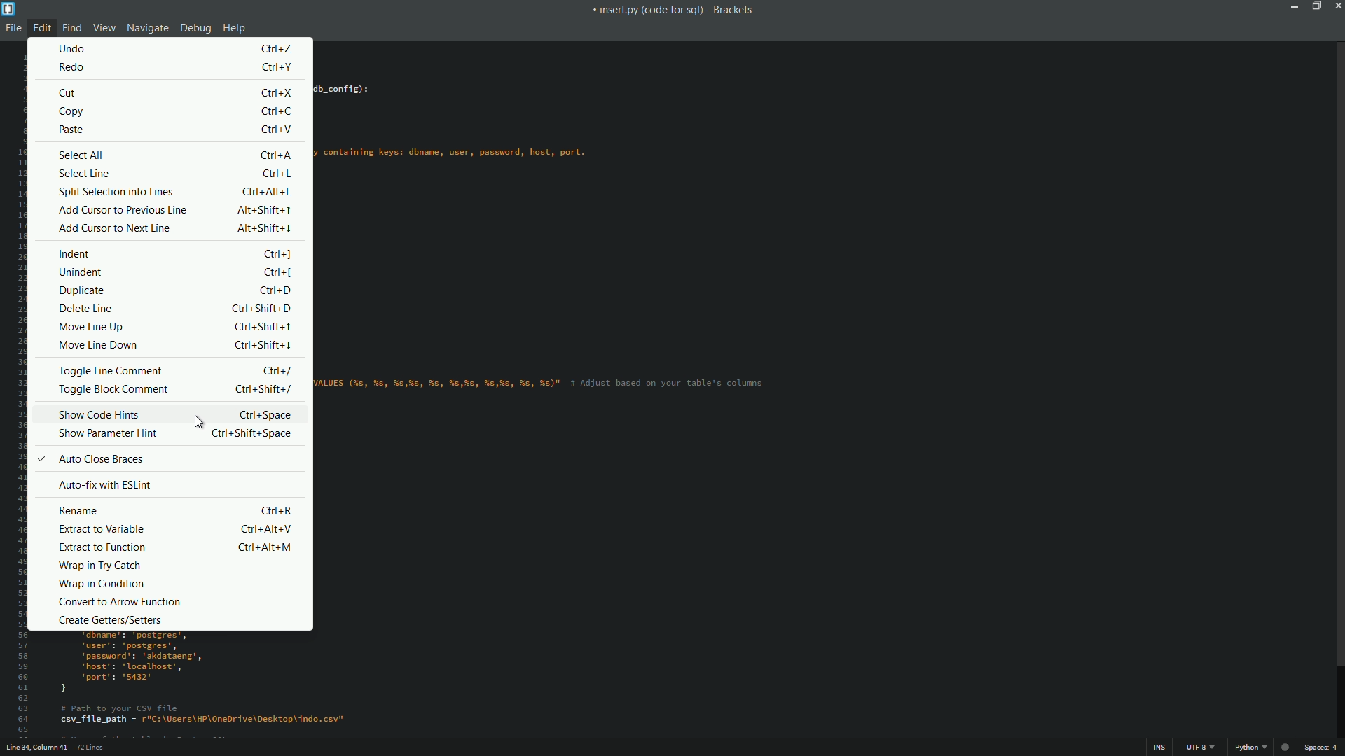  Describe the element at coordinates (115, 228) in the screenshot. I see `add cursor to next line` at that location.